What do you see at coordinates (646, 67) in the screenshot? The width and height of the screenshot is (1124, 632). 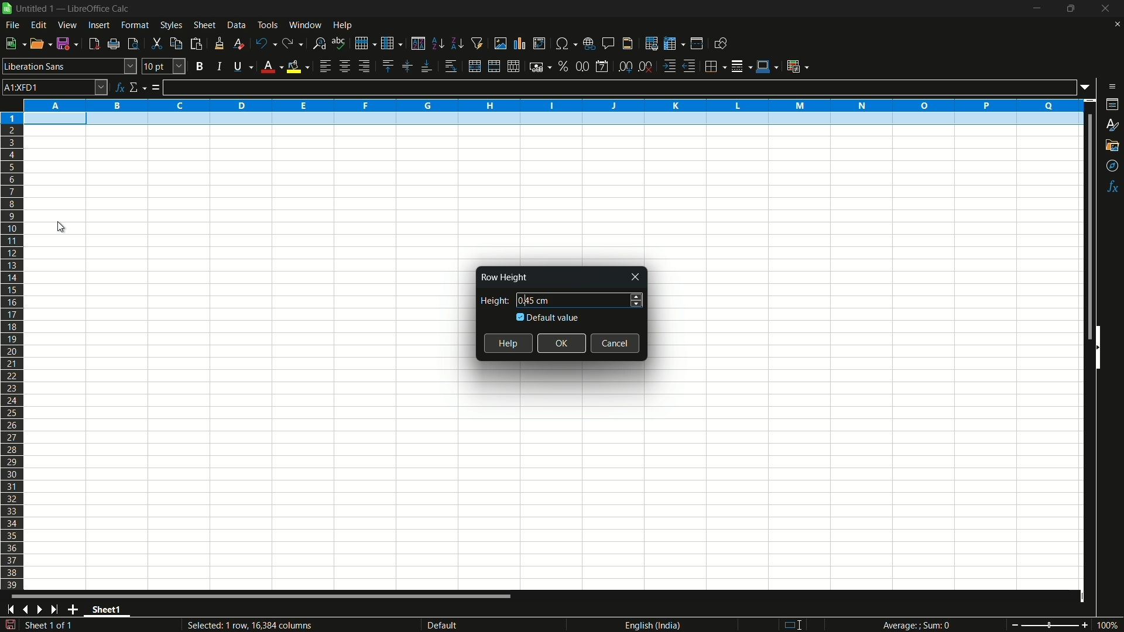 I see `delete decimal place` at bounding box center [646, 67].